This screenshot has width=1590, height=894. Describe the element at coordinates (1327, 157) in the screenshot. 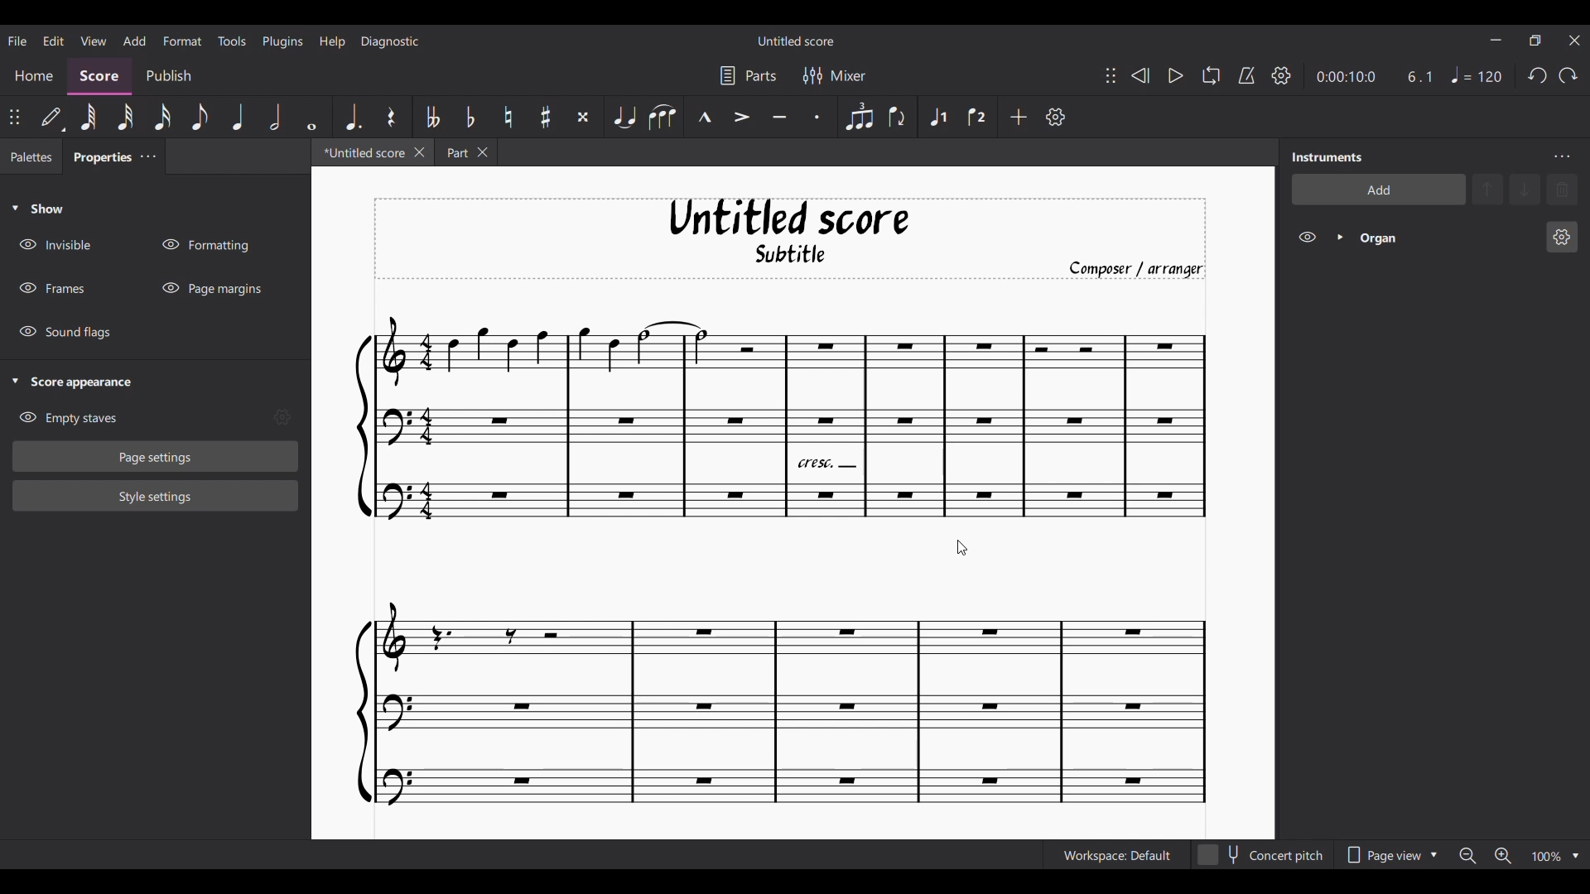

I see `Panel title` at that location.